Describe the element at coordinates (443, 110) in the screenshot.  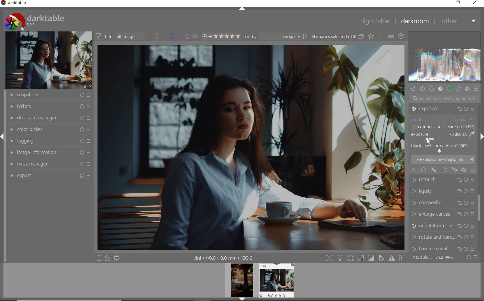
I see `CROP` at that location.